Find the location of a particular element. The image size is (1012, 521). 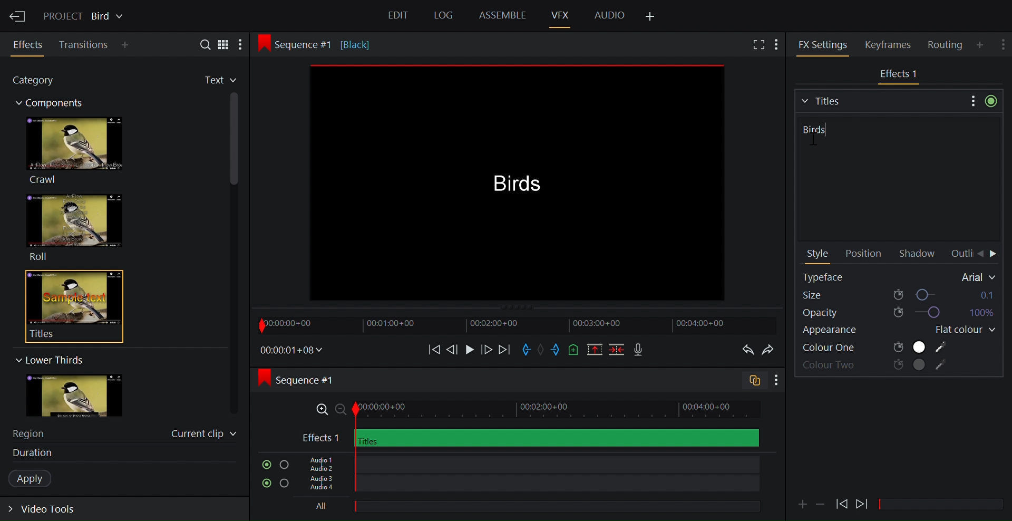

Mute/Unmute is located at coordinates (264, 484).